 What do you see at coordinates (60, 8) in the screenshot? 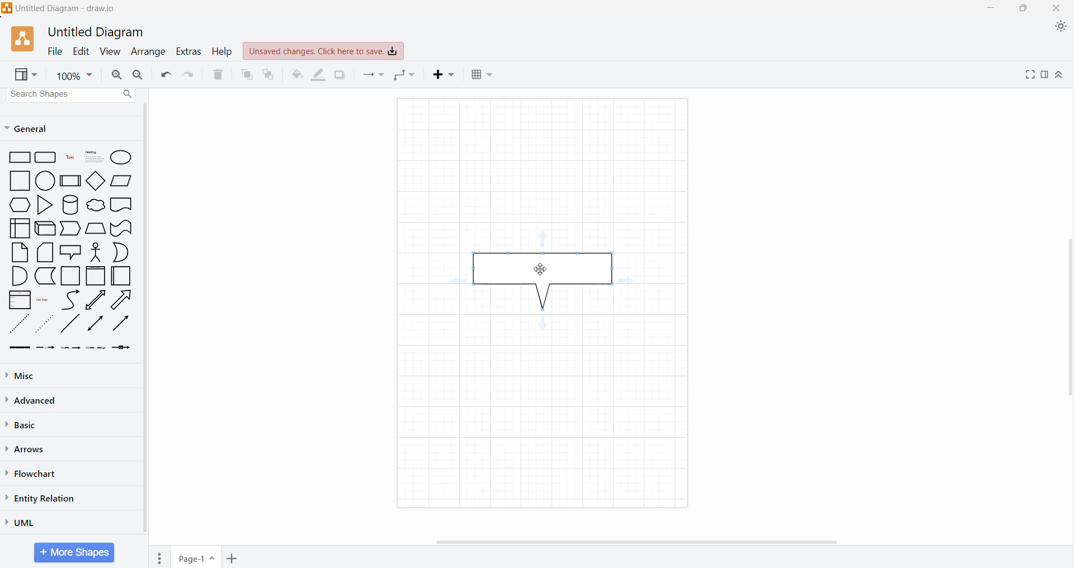
I see `Diagram Name - Application Name` at bounding box center [60, 8].